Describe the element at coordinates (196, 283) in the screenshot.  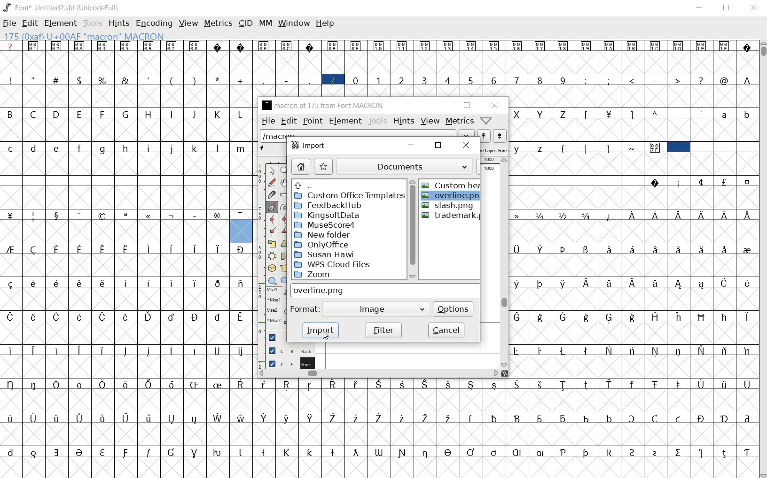
I see `Symbol` at that location.